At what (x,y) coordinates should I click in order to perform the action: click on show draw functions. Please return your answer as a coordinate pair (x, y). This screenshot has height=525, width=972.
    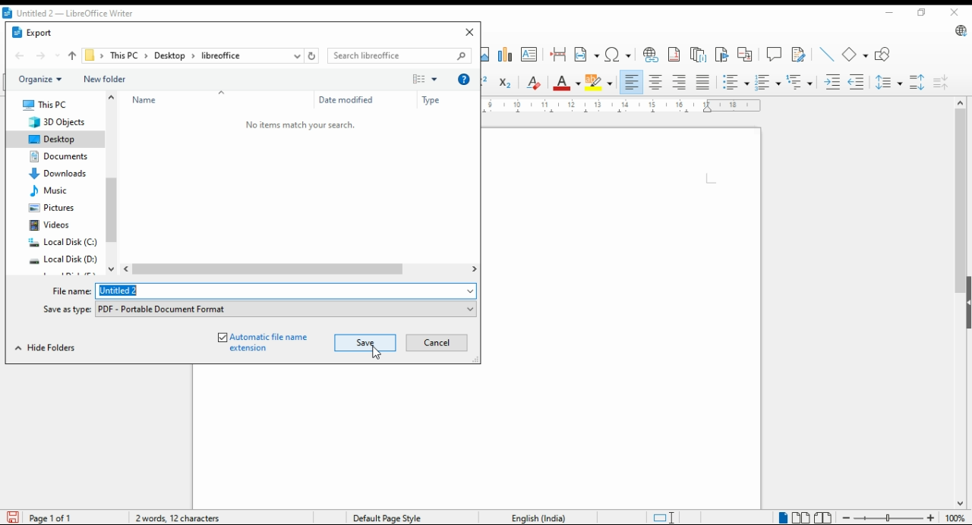
    Looking at the image, I should click on (883, 53).